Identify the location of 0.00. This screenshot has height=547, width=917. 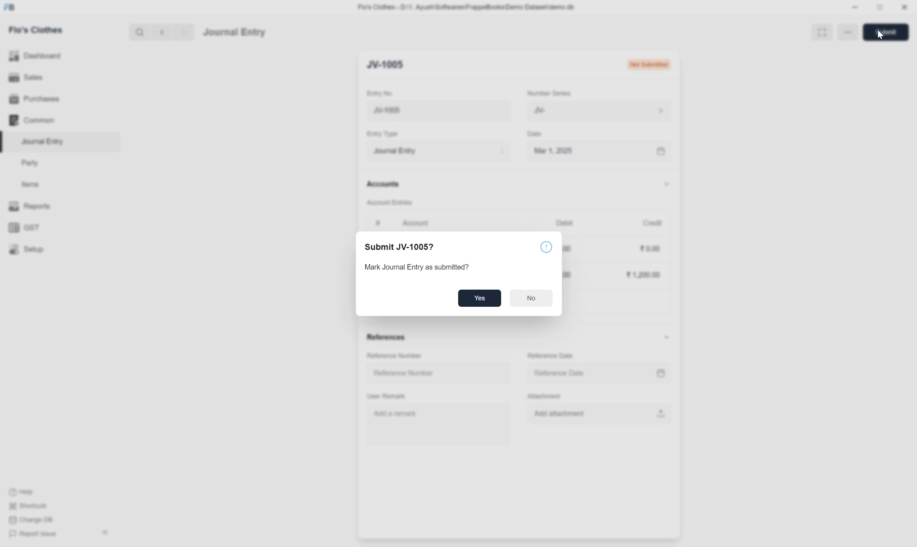
(651, 249).